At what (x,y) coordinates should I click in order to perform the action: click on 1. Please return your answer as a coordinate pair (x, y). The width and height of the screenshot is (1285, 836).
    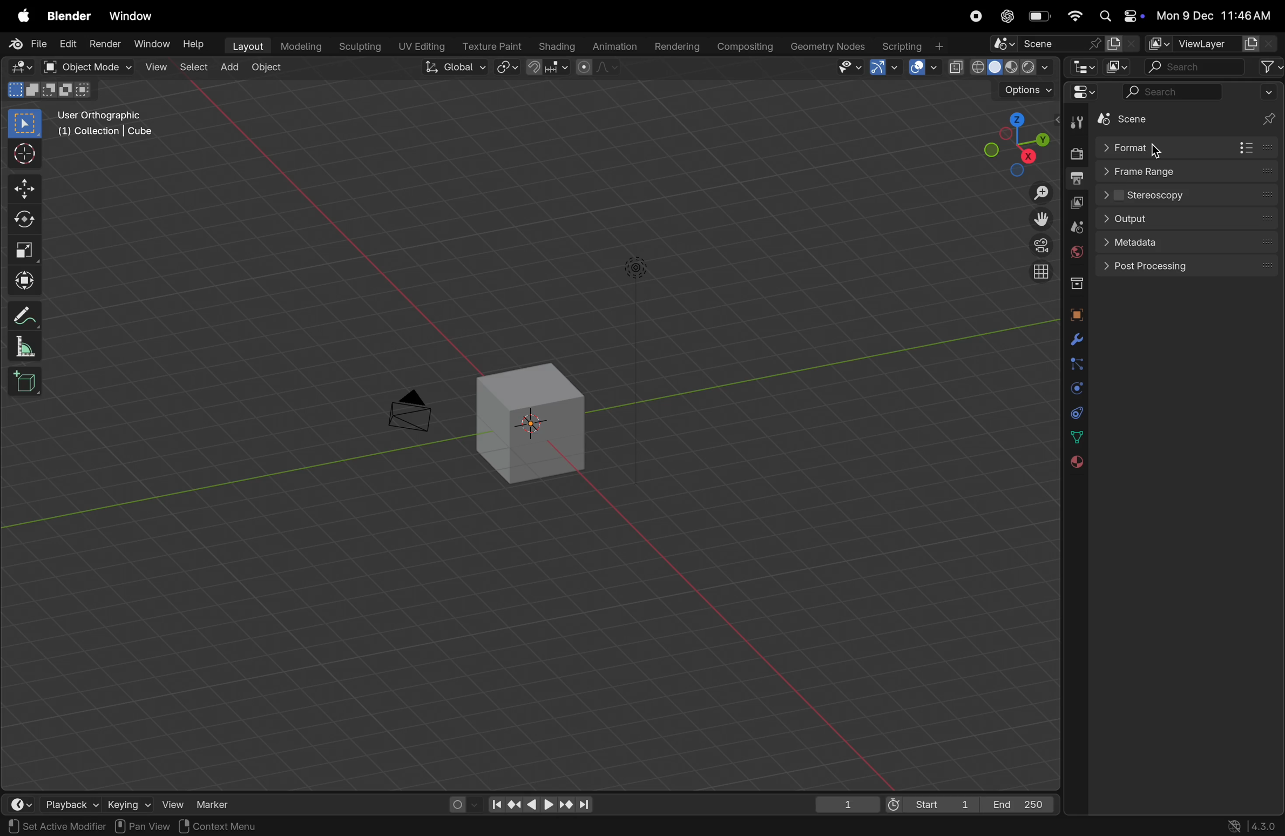
    Looking at the image, I should click on (841, 803).